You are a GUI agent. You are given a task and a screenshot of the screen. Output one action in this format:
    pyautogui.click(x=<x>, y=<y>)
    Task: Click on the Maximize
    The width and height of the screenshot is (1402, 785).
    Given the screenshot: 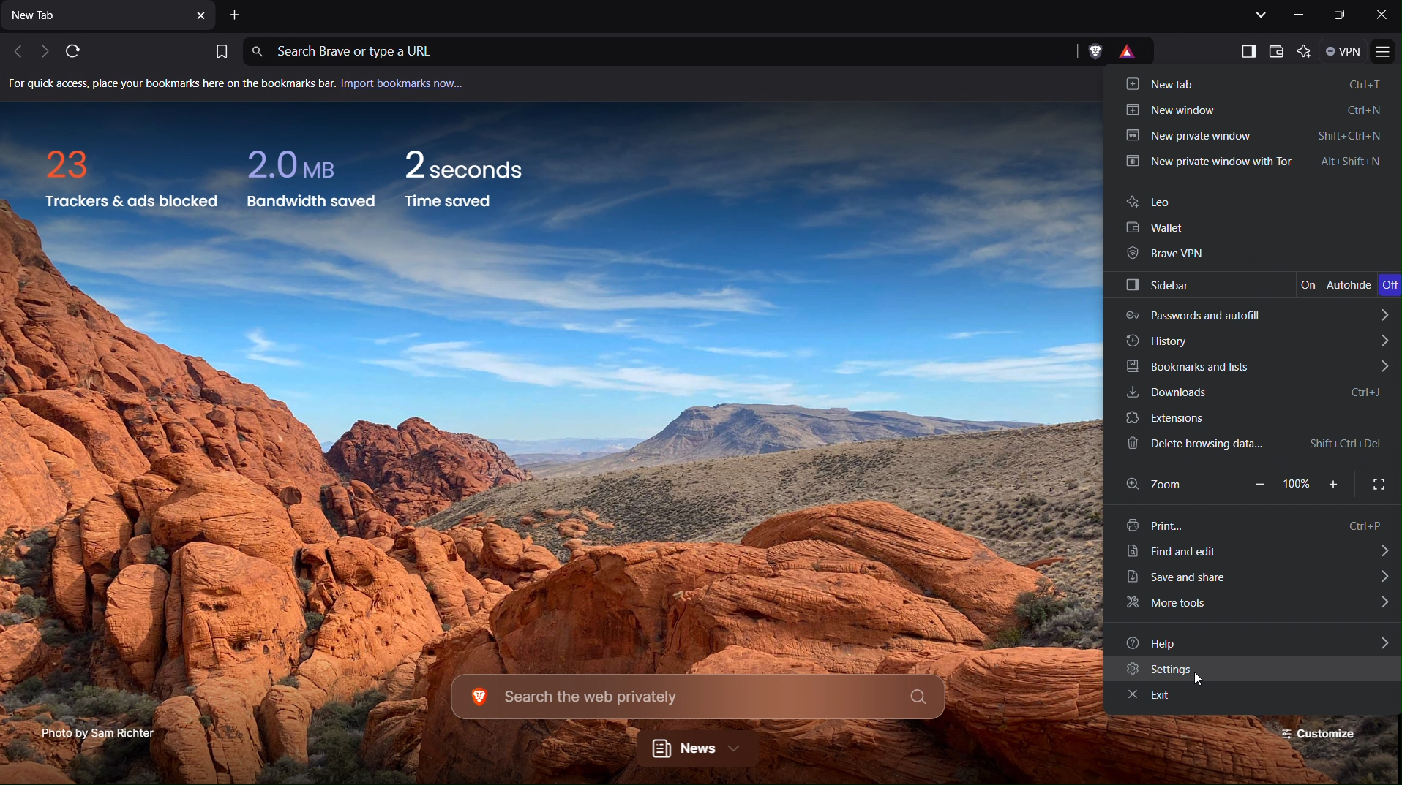 What is the action you would take?
    pyautogui.click(x=1341, y=15)
    